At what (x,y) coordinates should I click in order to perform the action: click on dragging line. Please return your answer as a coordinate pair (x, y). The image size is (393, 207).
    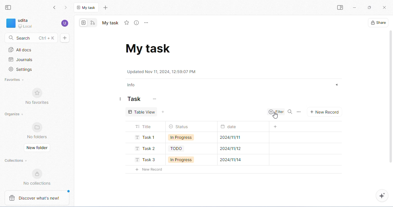
    Looking at the image, I should click on (121, 98).